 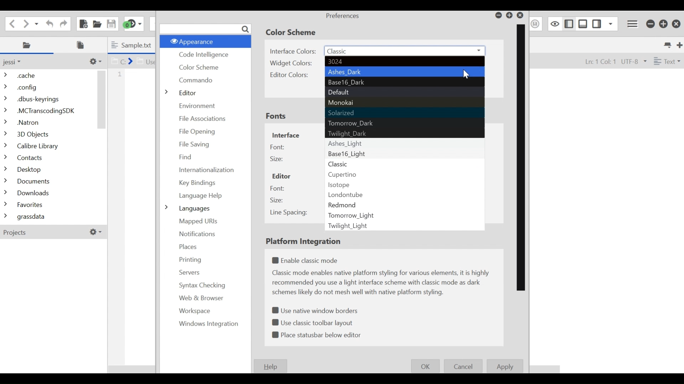 I want to click on Show specific Sidebar, so click(x=611, y=23).